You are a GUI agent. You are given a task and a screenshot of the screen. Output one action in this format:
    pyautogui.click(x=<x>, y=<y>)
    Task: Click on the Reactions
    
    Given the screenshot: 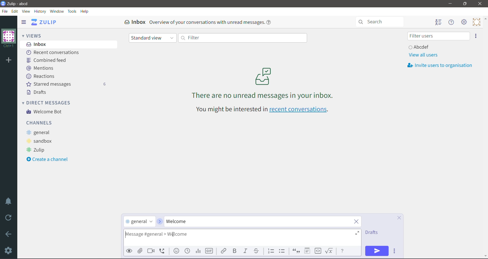 What is the action you would take?
    pyautogui.click(x=41, y=76)
    